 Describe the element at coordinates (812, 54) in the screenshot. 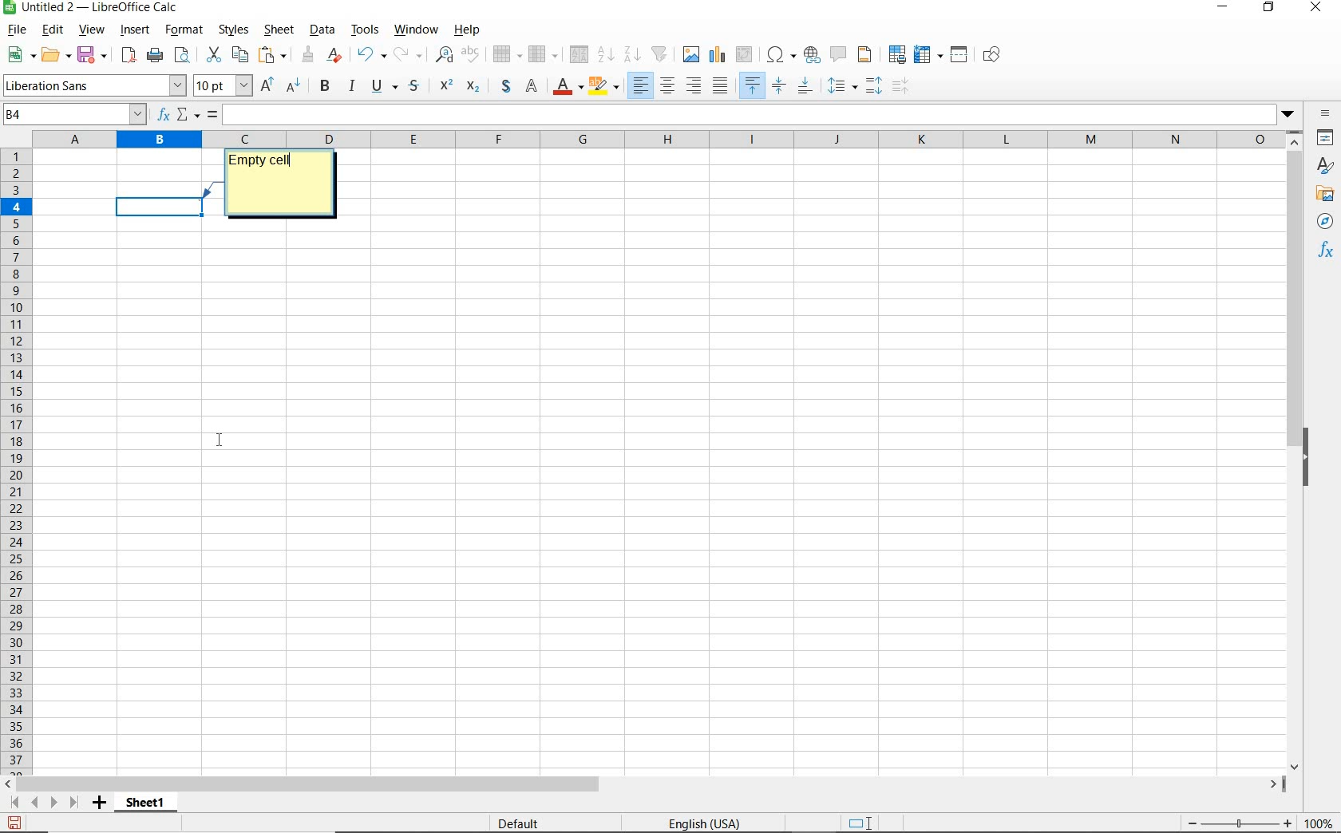

I see `insert hyperlink` at that location.